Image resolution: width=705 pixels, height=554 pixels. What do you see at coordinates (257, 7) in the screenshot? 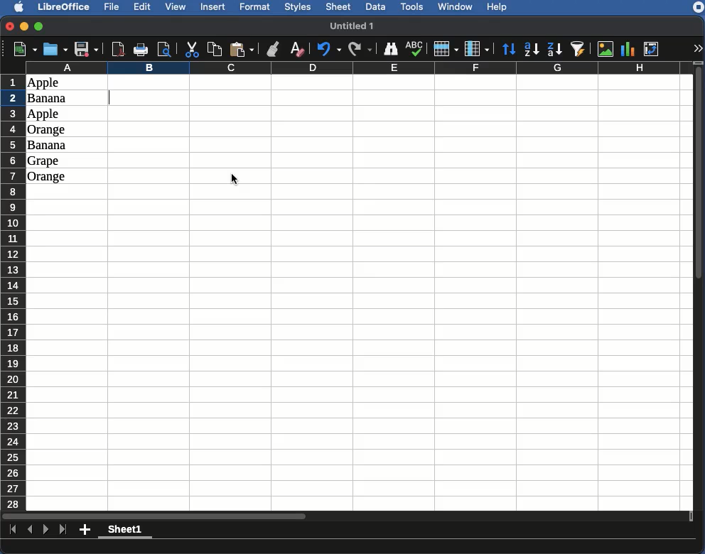
I see `Format` at bounding box center [257, 7].